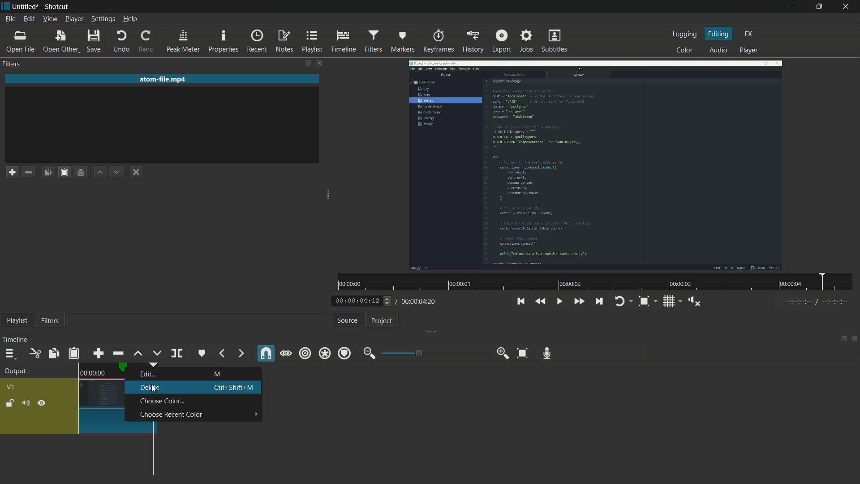 The width and height of the screenshot is (860, 484). I want to click on toggle play or pause, so click(559, 302).